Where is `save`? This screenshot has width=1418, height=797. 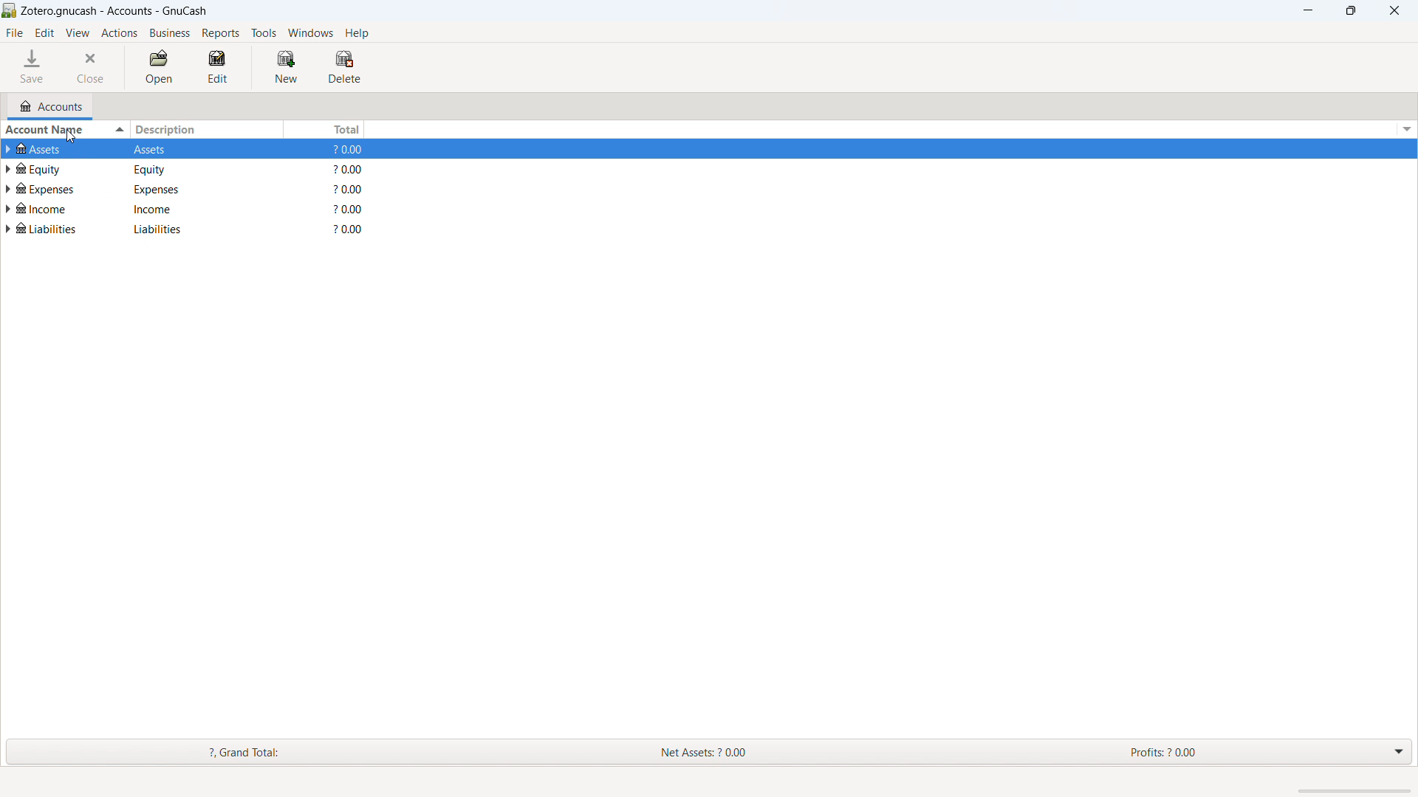
save is located at coordinates (34, 67).